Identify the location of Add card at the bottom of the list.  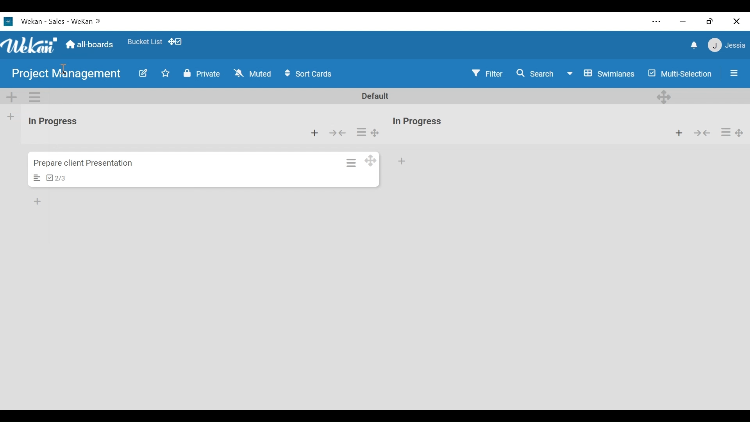
(402, 161).